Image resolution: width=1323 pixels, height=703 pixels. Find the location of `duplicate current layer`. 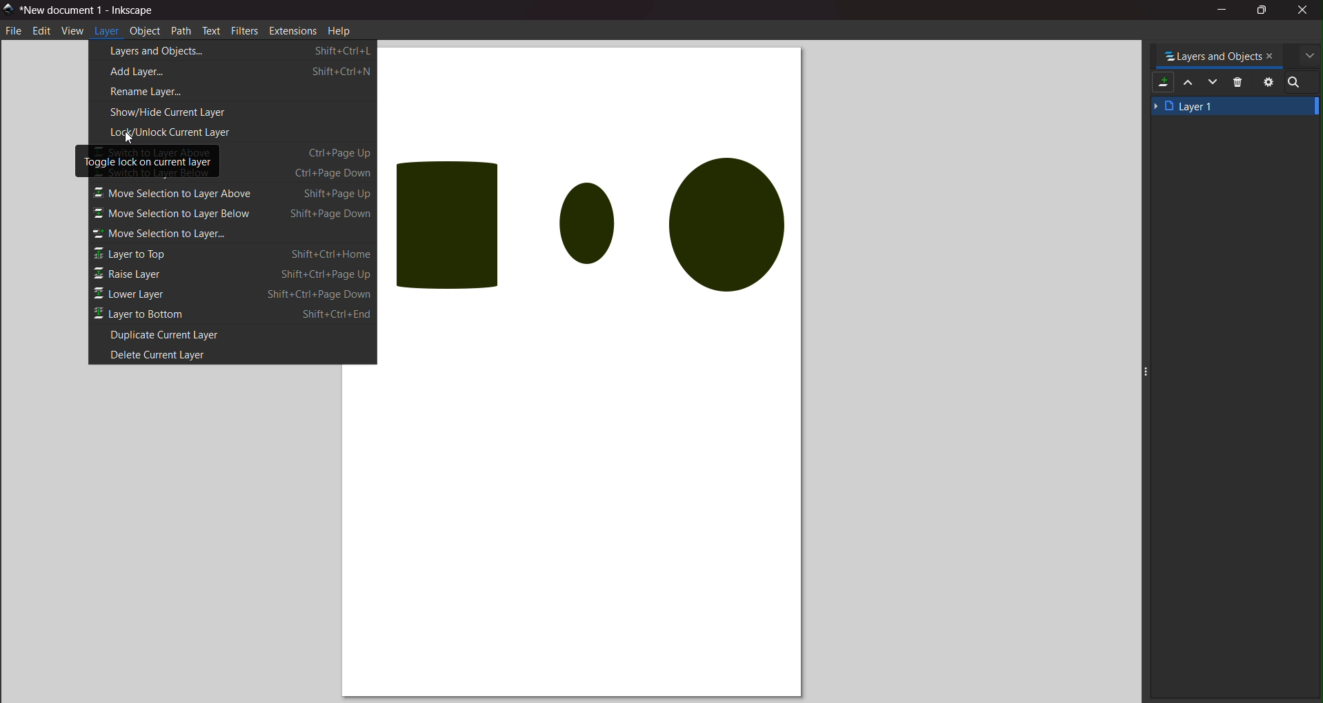

duplicate current layer is located at coordinates (171, 333).